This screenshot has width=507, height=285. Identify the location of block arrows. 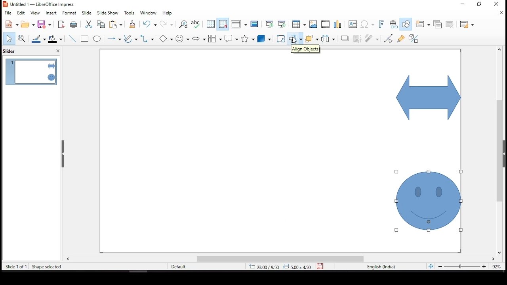
(198, 37).